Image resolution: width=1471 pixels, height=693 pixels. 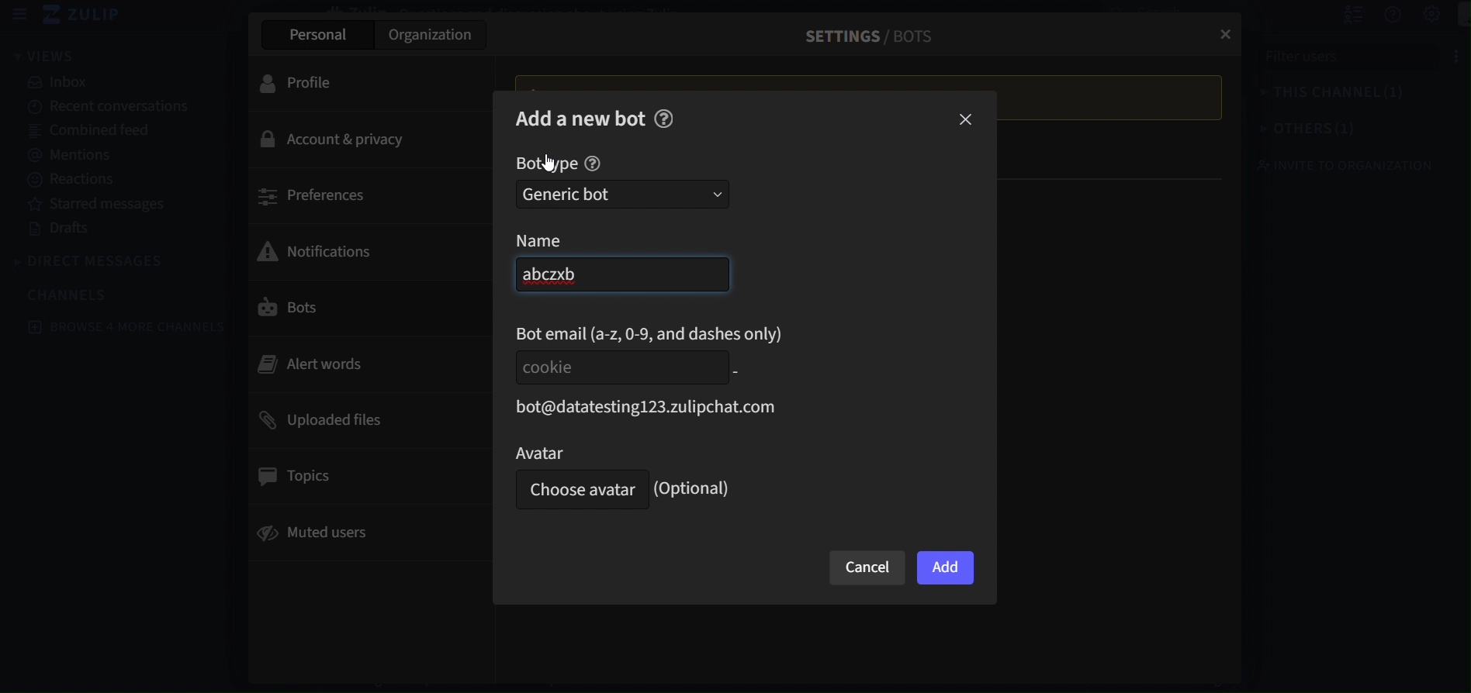 What do you see at coordinates (365, 195) in the screenshot?
I see `preferences` at bounding box center [365, 195].